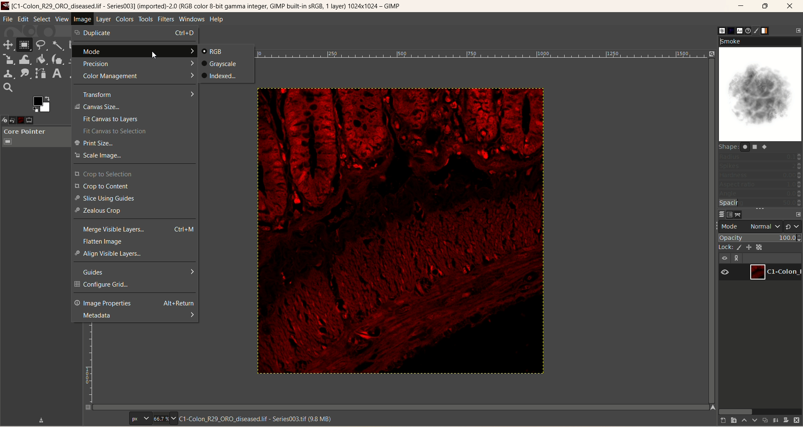 The height and width of the screenshot is (427, 803). I want to click on colors, so click(125, 19).